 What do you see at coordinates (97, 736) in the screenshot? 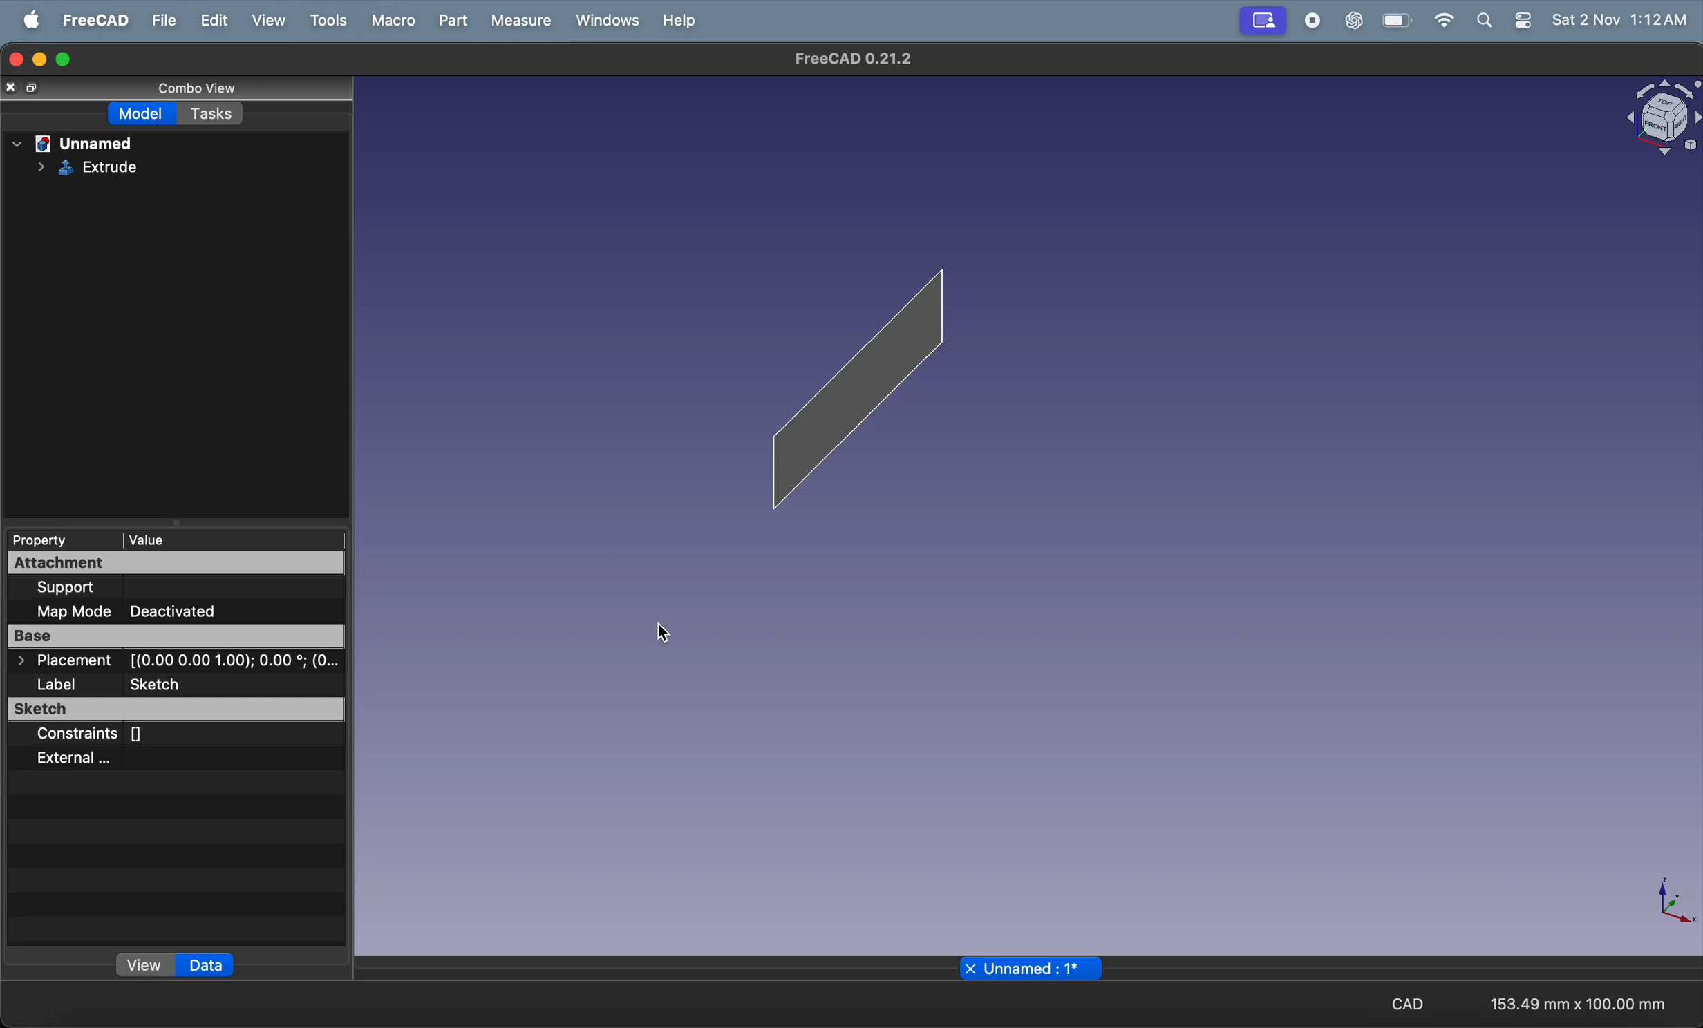
I see `constraints []` at bounding box center [97, 736].